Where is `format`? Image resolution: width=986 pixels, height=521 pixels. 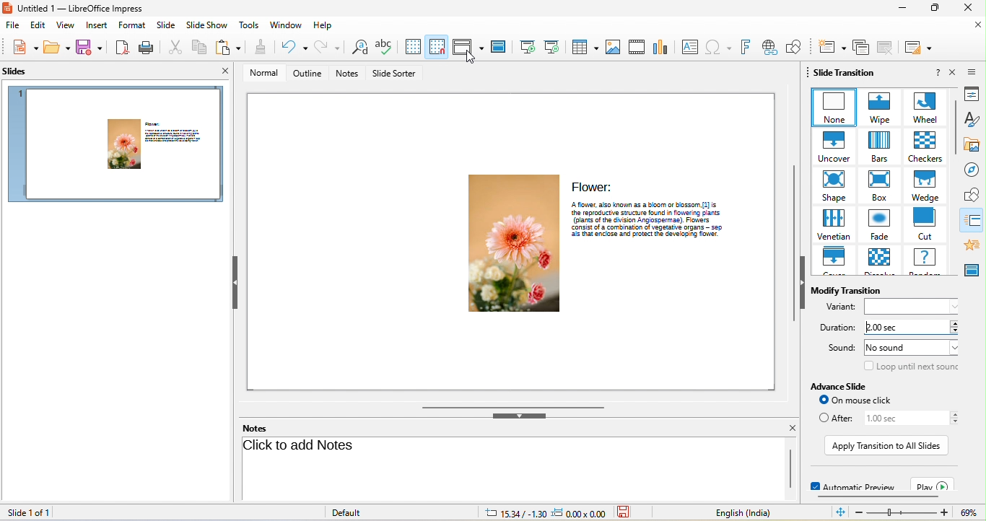 format is located at coordinates (134, 25).